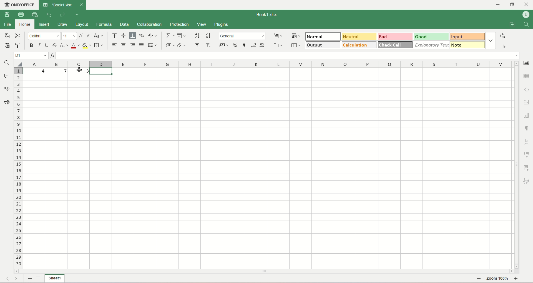  I want to click on comma format, so click(244, 45).